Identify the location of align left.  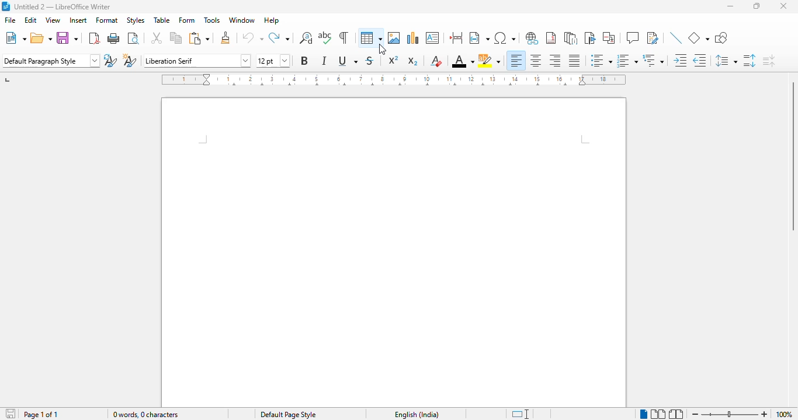
(516, 61).